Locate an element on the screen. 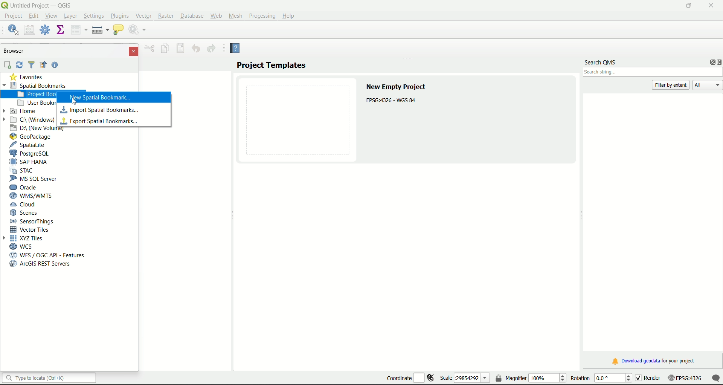 The height and width of the screenshot is (385, 723). Sensor Things is located at coordinates (34, 222).